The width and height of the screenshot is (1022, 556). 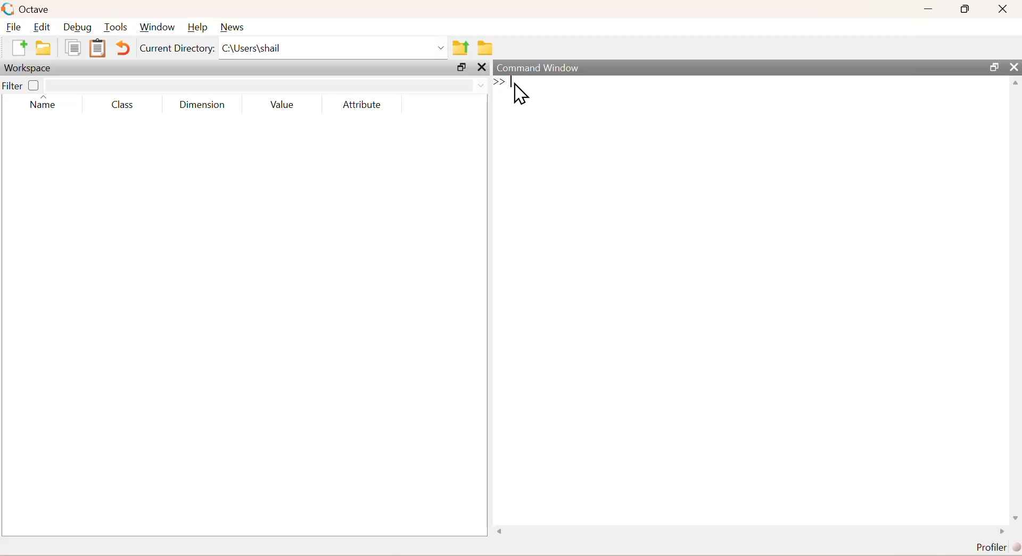 I want to click on Minimize, so click(x=928, y=9).